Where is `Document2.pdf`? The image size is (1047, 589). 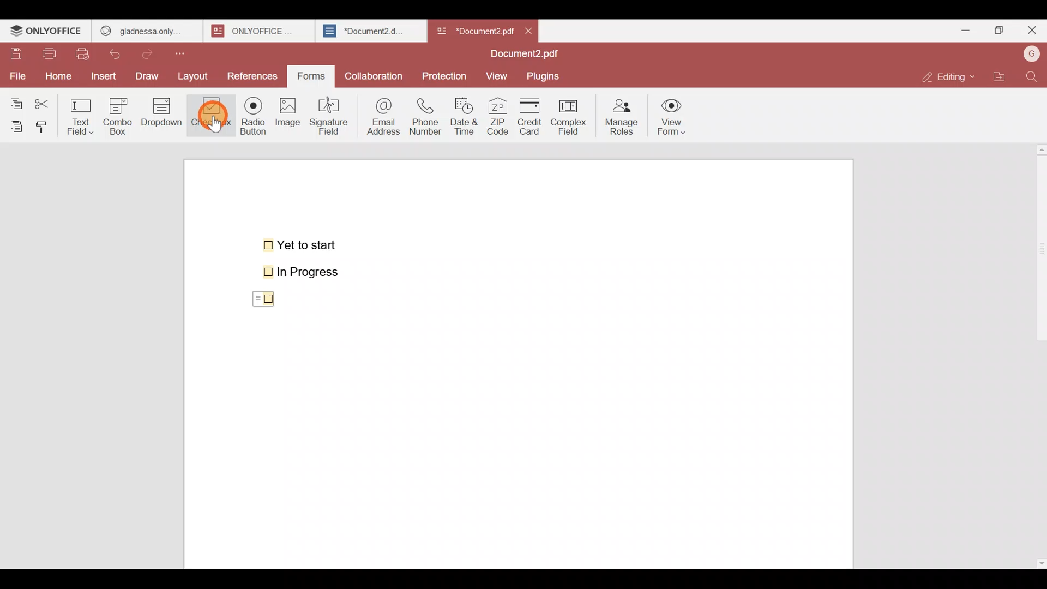
Document2.pdf is located at coordinates (521, 55).